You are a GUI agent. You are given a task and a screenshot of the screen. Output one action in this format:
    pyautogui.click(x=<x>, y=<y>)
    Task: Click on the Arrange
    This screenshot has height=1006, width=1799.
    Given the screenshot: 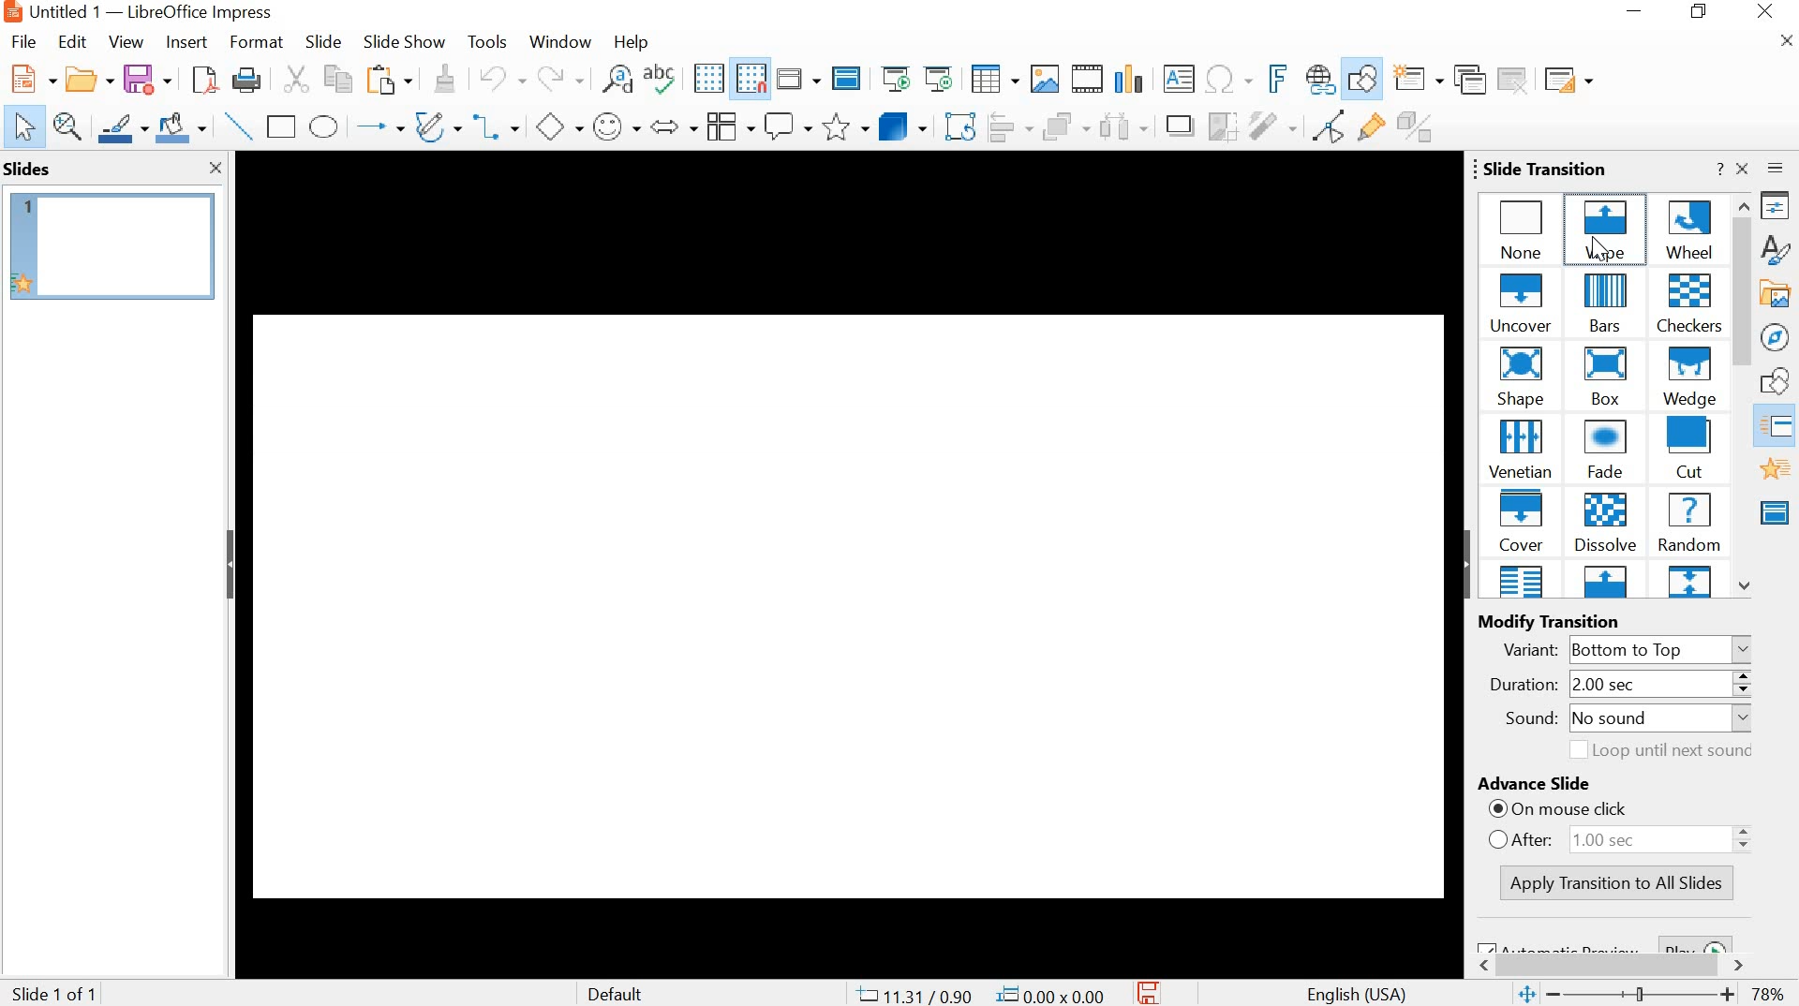 What is the action you would take?
    pyautogui.click(x=1066, y=125)
    